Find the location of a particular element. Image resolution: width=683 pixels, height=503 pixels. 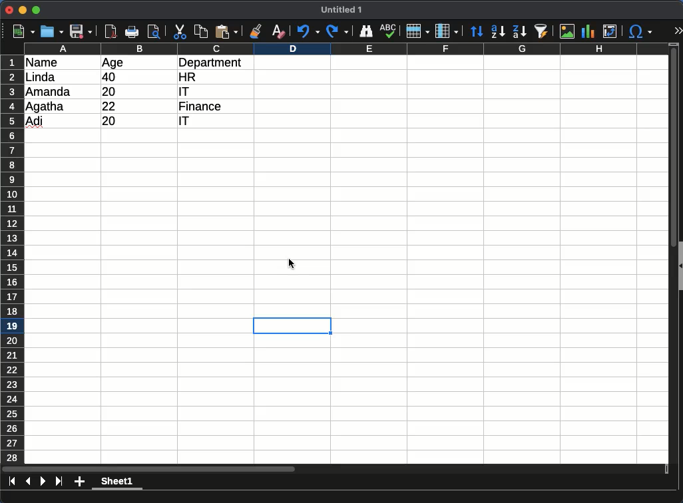

20 is located at coordinates (111, 91).